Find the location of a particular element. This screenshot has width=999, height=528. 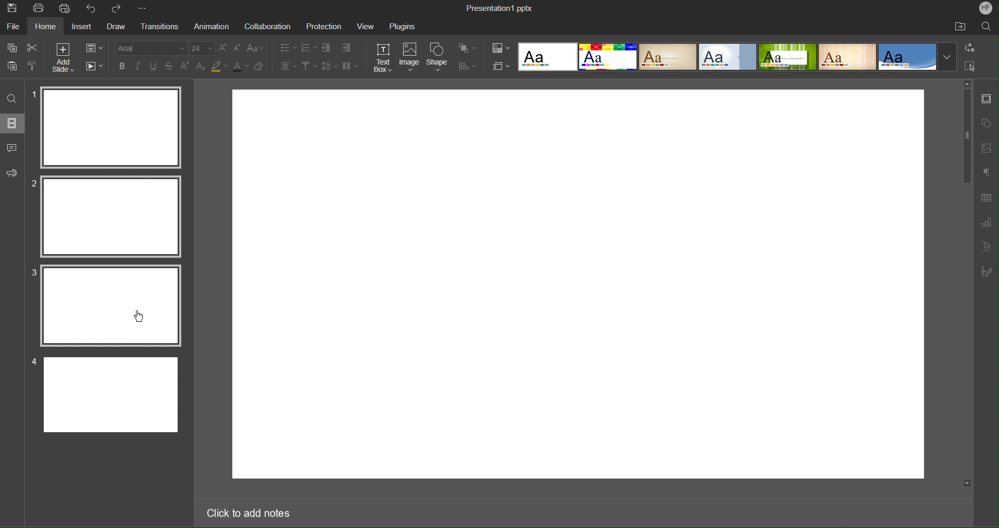

underline is located at coordinates (154, 65).